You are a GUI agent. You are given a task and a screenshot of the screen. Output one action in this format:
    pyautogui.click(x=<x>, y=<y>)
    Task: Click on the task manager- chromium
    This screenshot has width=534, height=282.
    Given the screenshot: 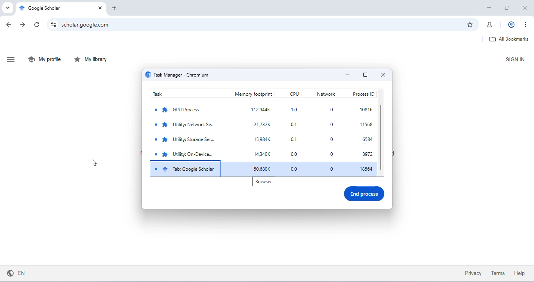 What is the action you would take?
    pyautogui.click(x=179, y=75)
    